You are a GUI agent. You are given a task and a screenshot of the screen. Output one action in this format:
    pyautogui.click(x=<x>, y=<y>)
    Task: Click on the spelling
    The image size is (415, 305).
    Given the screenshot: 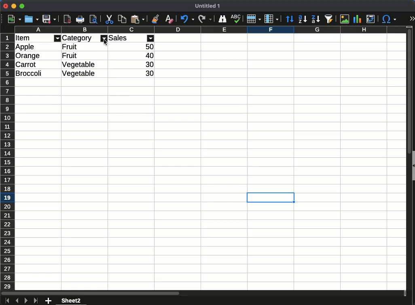 What is the action you would take?
    pyautogui.click(x=236, y=19)
    